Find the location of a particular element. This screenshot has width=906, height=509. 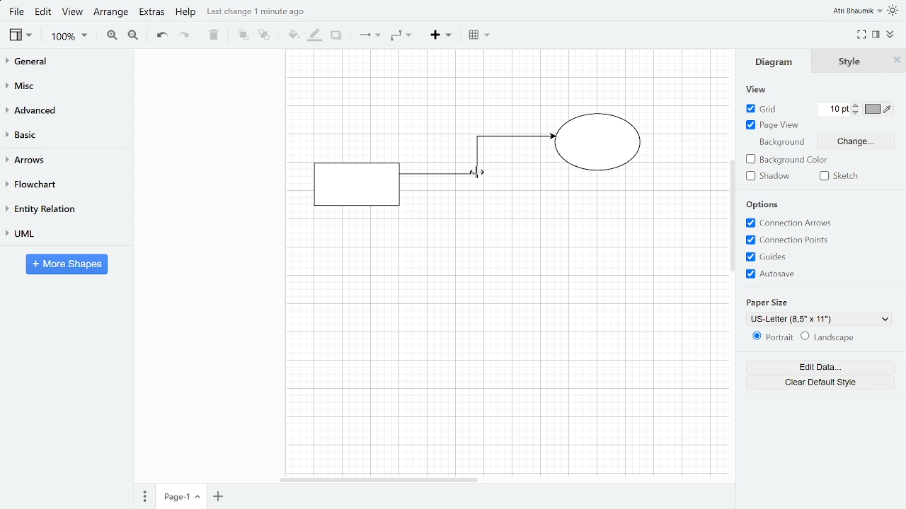

Insert is located at coordinates (442, 37).